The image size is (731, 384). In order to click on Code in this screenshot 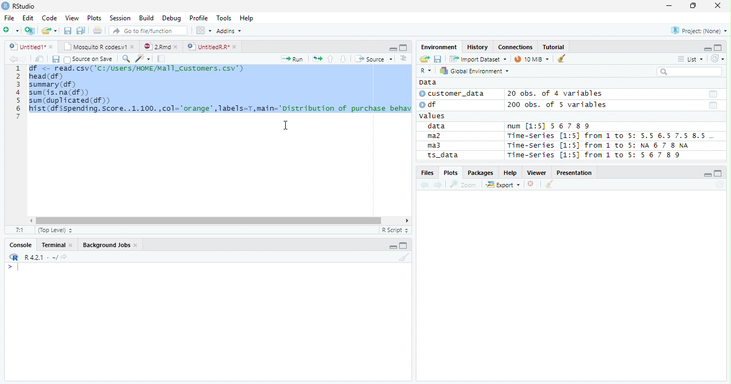, I will do `click(50, 18)`.